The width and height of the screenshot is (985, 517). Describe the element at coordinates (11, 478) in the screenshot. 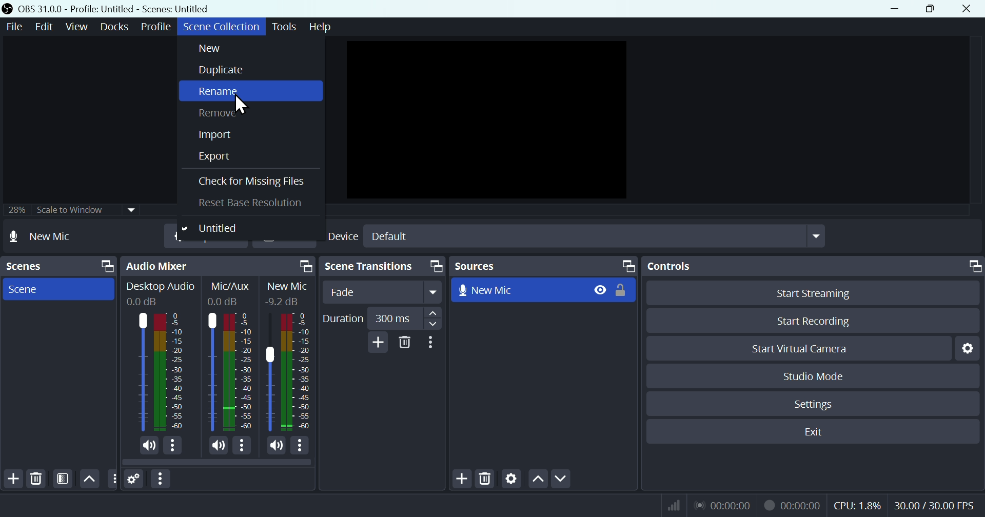

I see `Add` at that location.